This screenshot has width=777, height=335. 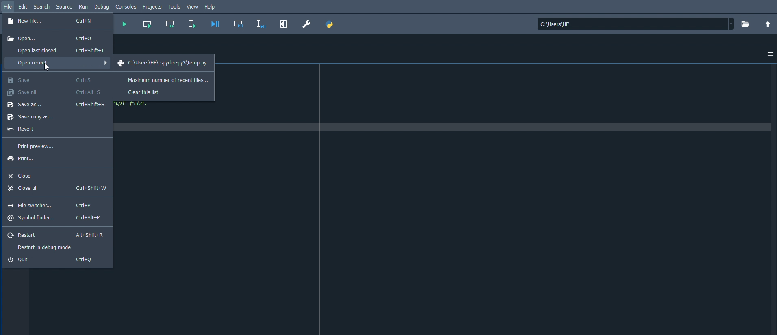 I want to click on Close all, so click(x=56, y=189).